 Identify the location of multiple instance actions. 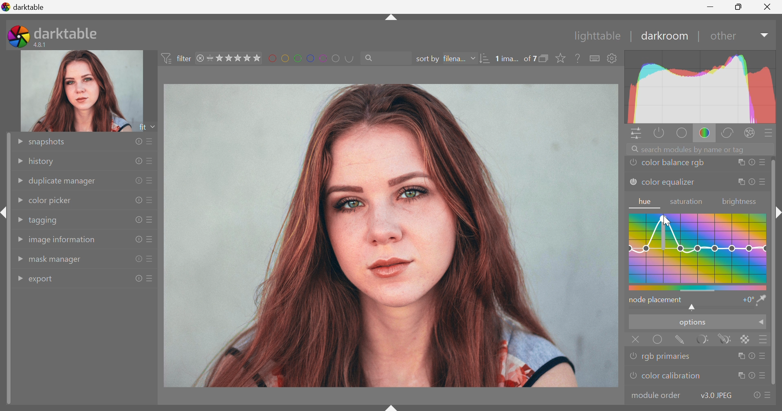
(739, 356).